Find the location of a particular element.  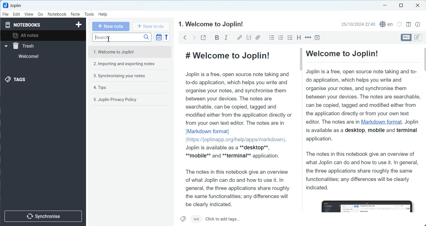

Search notes is located at coordinates (122, 37).